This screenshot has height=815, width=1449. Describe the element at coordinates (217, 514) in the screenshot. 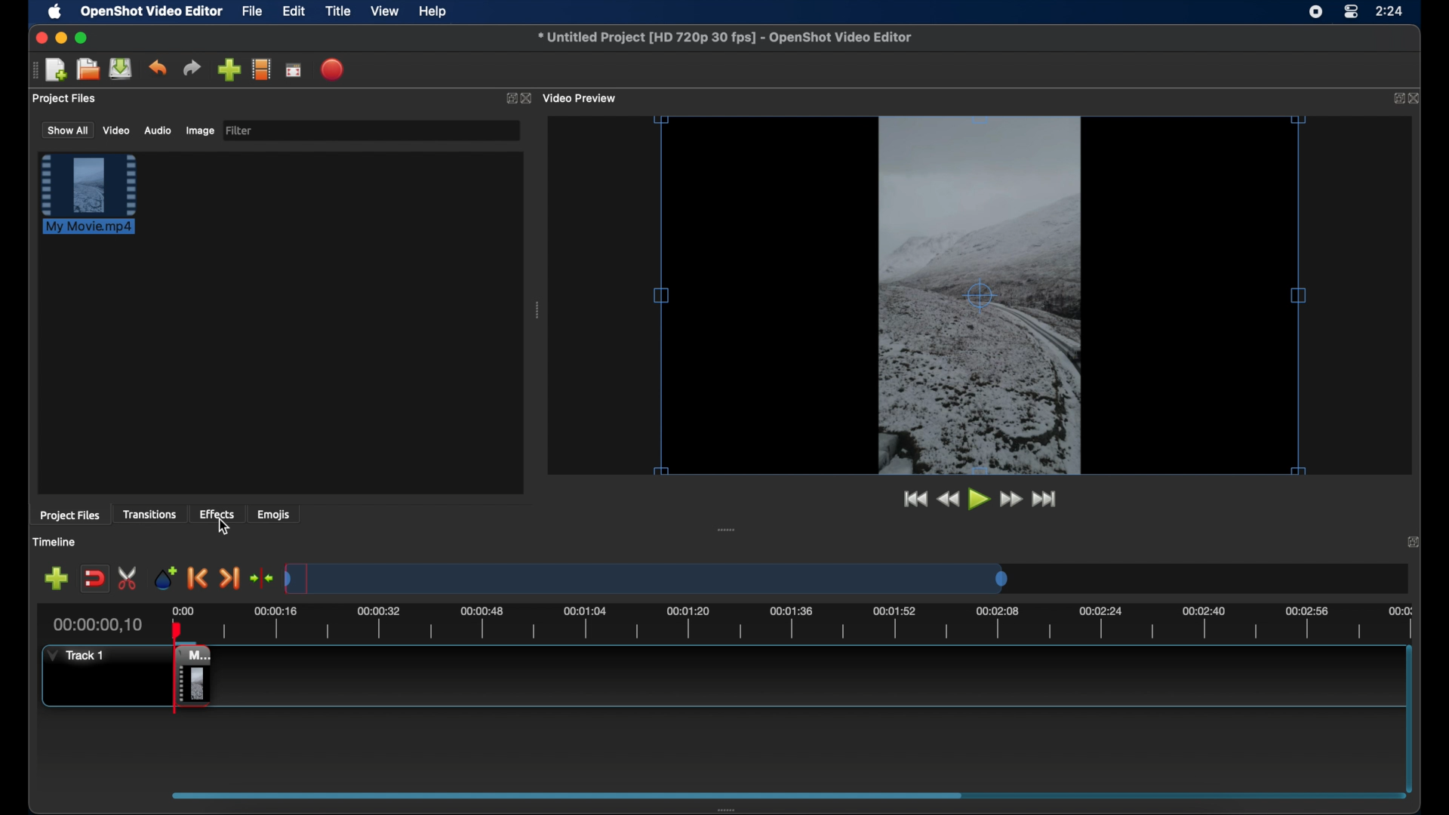

I see `effects` at that location.